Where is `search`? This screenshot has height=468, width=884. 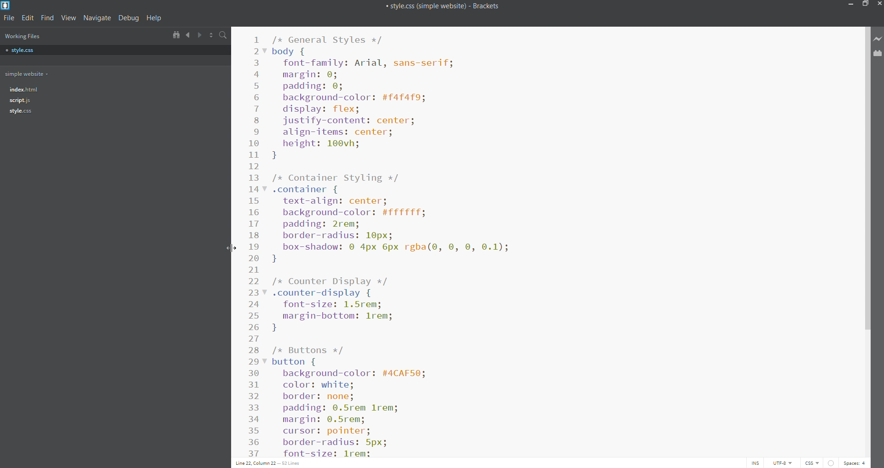 search is located at coordinates (224, 35).